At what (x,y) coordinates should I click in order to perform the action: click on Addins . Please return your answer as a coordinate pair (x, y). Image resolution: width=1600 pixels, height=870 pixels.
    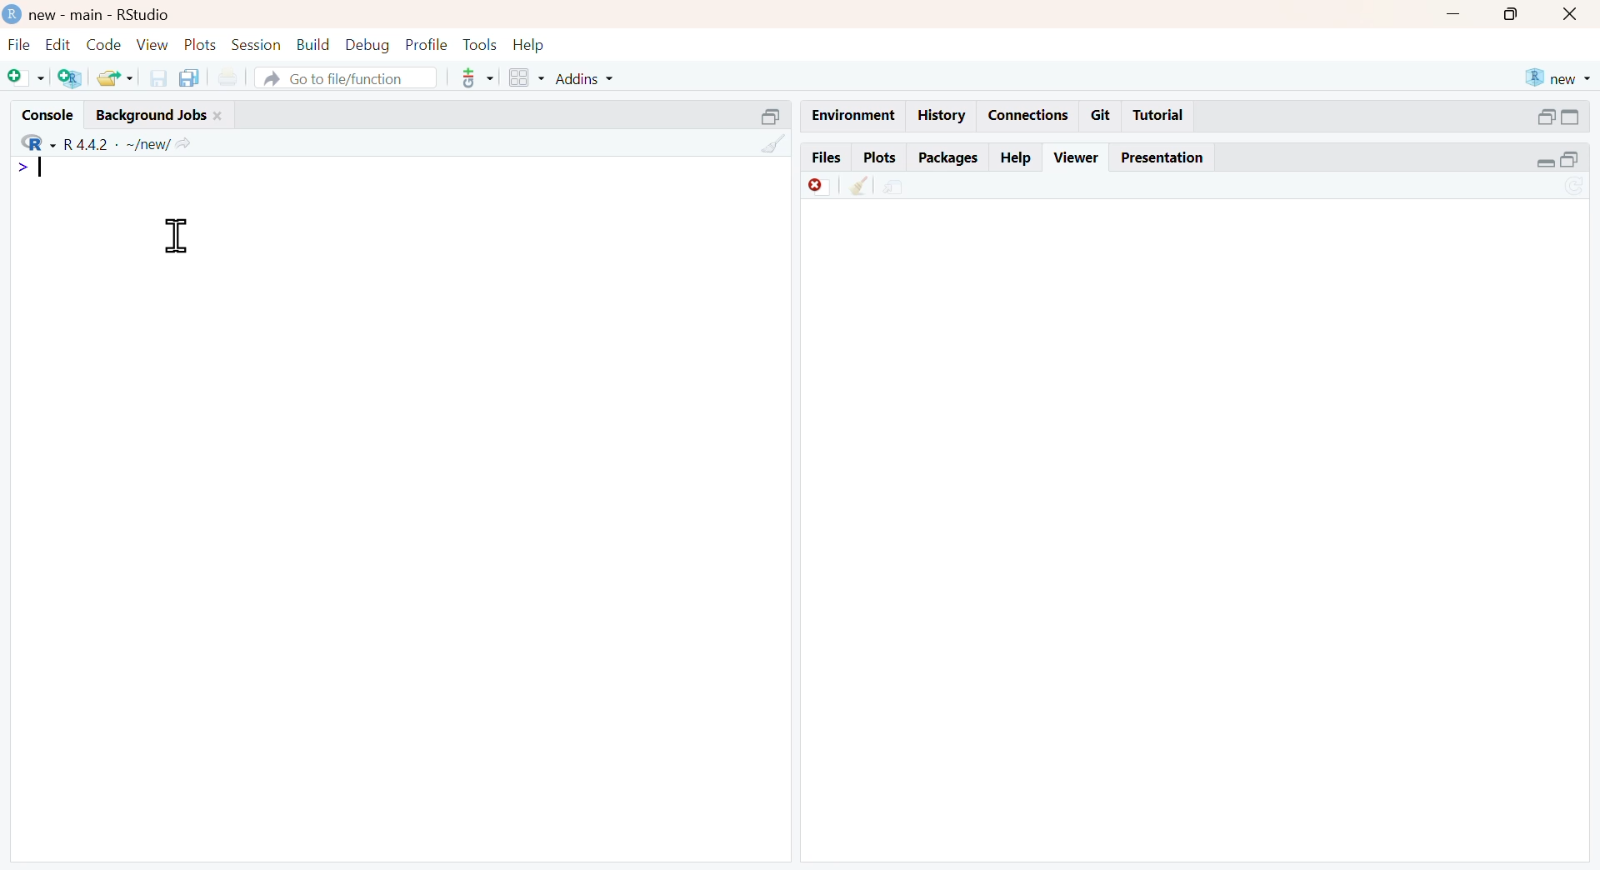
    Looking at the image, I should click on (609, 78).